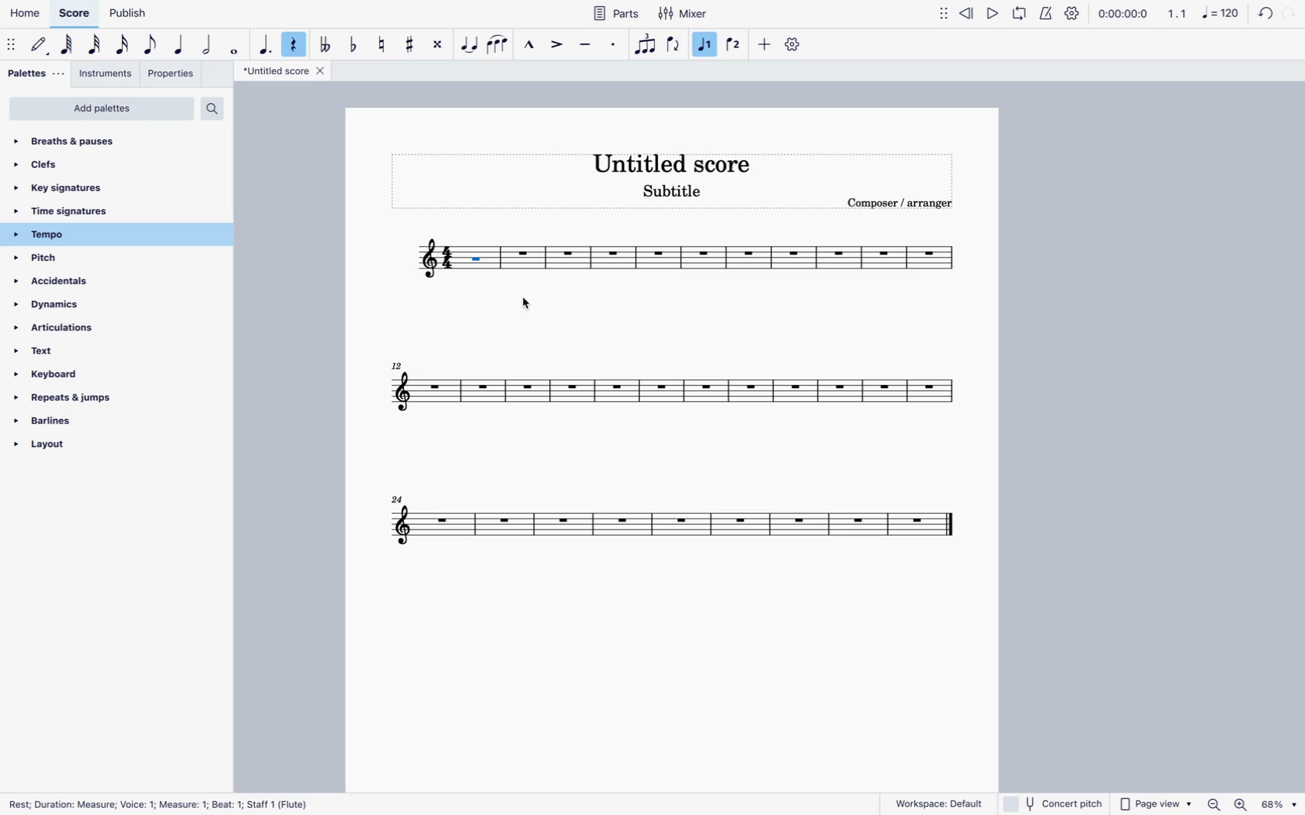  What do you see at coordinates (672, 523) in the screenshot?
I see `score` at bounding box center [672, 523].